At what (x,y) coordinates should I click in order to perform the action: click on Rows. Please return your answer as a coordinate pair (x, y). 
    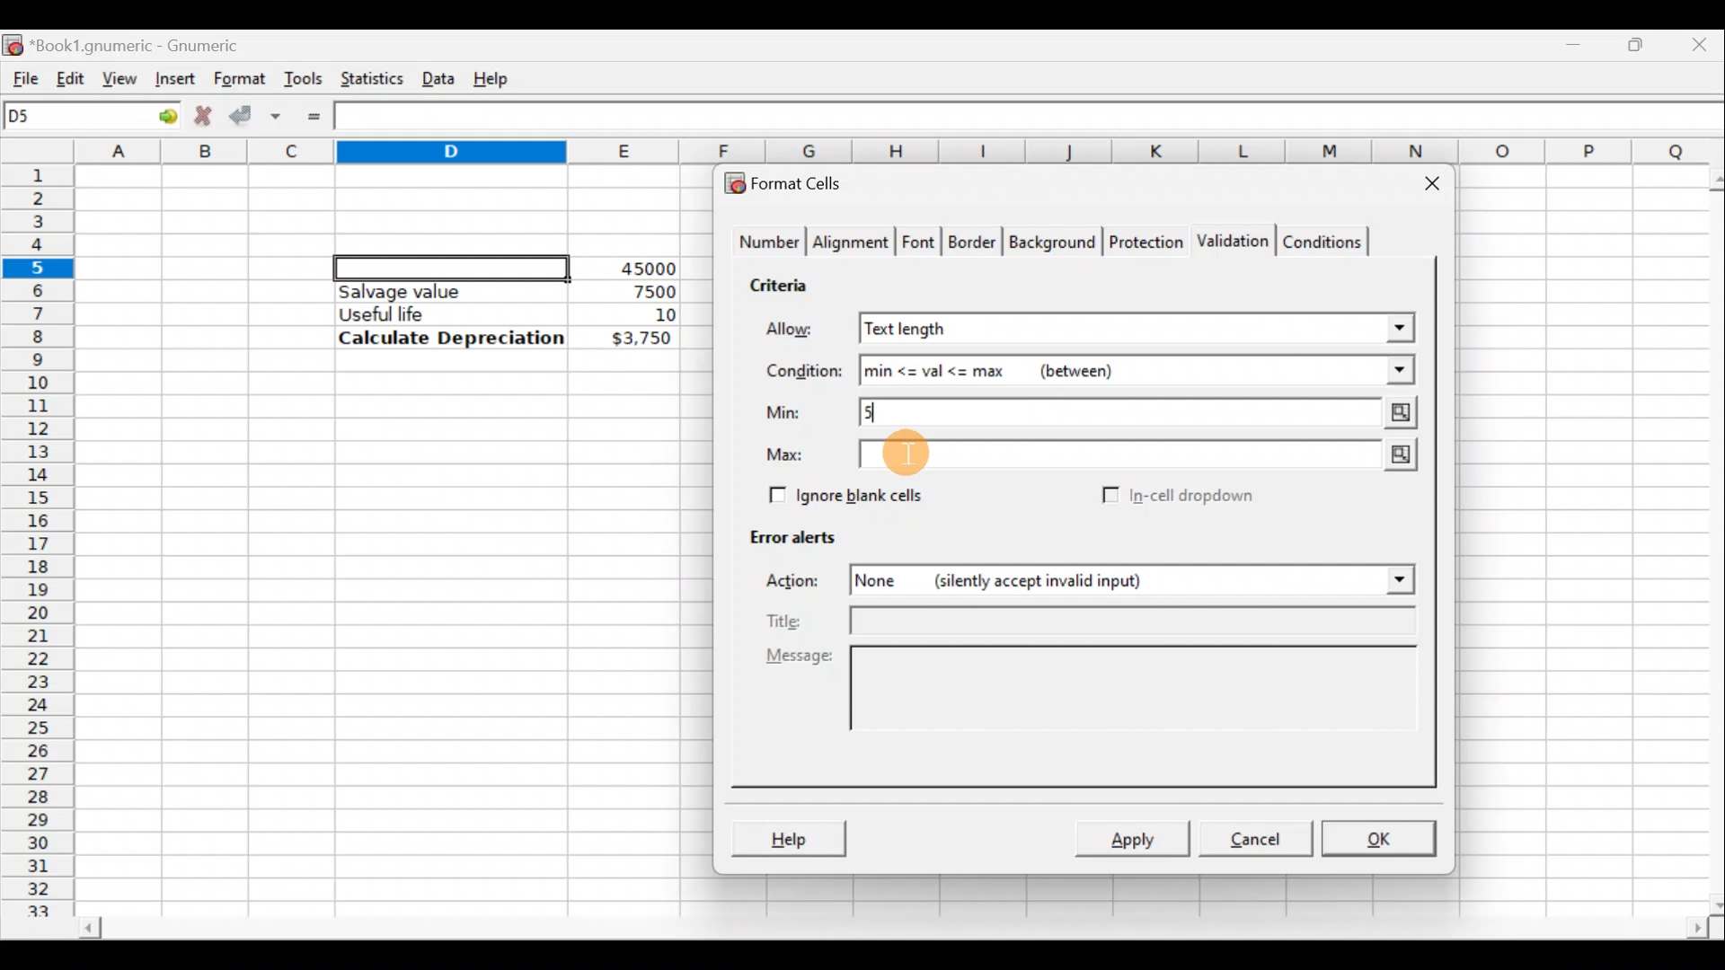
    Looking at the image, I should click on (40, 531).